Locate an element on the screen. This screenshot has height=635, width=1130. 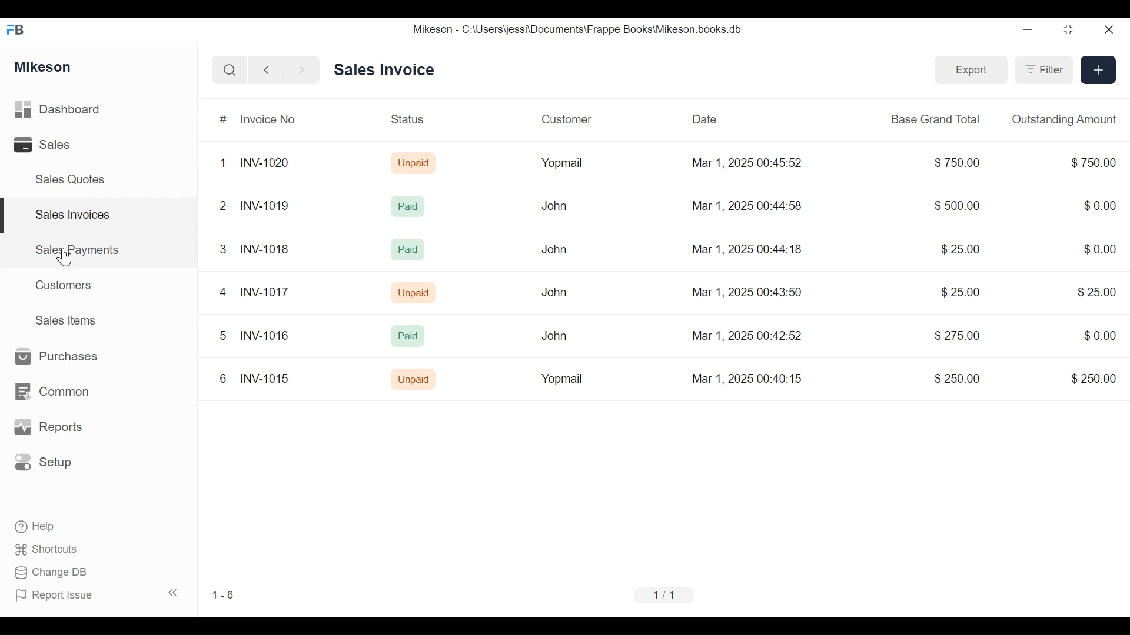
Change DB is located at coordinates (54, 573).